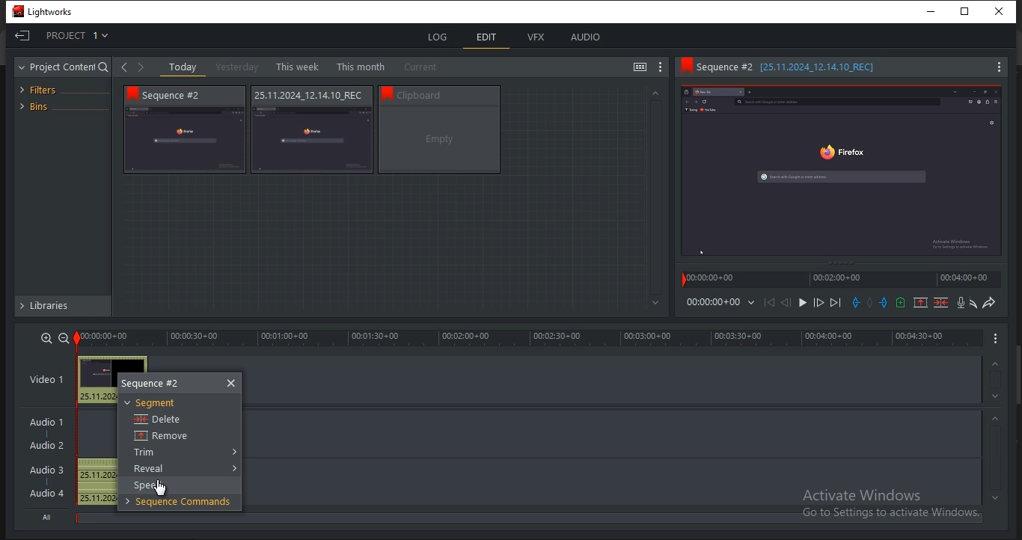  Describe the element at coordinates (161, 489) in the screenshot. I see `Selection cursor` at that location.